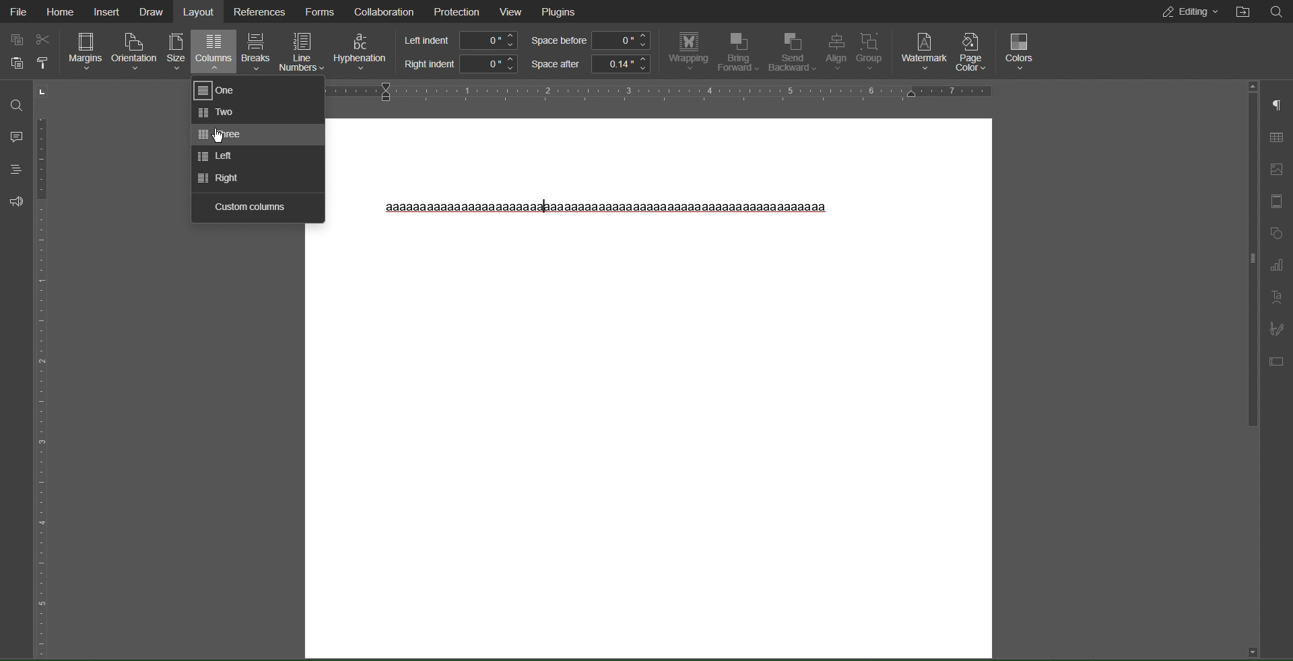 The width and height of the screenshot is (1293, 661). What do you see at coordinates (135, 53) in the screenshot?
I see `Orientation` at bounding box center [135, 53].